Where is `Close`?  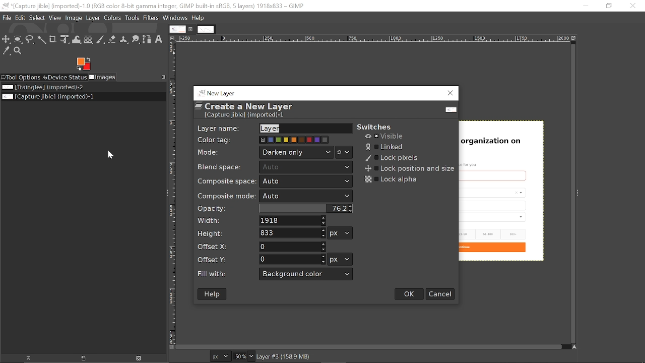
Close is located at coordinates (450, 94).